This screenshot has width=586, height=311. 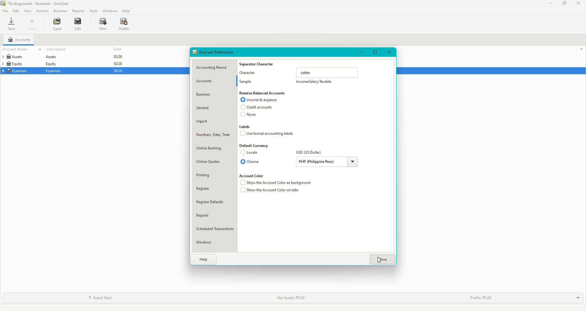 What do you see at coordinates (257, 64) in the screenshot?
I see `Separator Character` at bounding box center [257, 64].